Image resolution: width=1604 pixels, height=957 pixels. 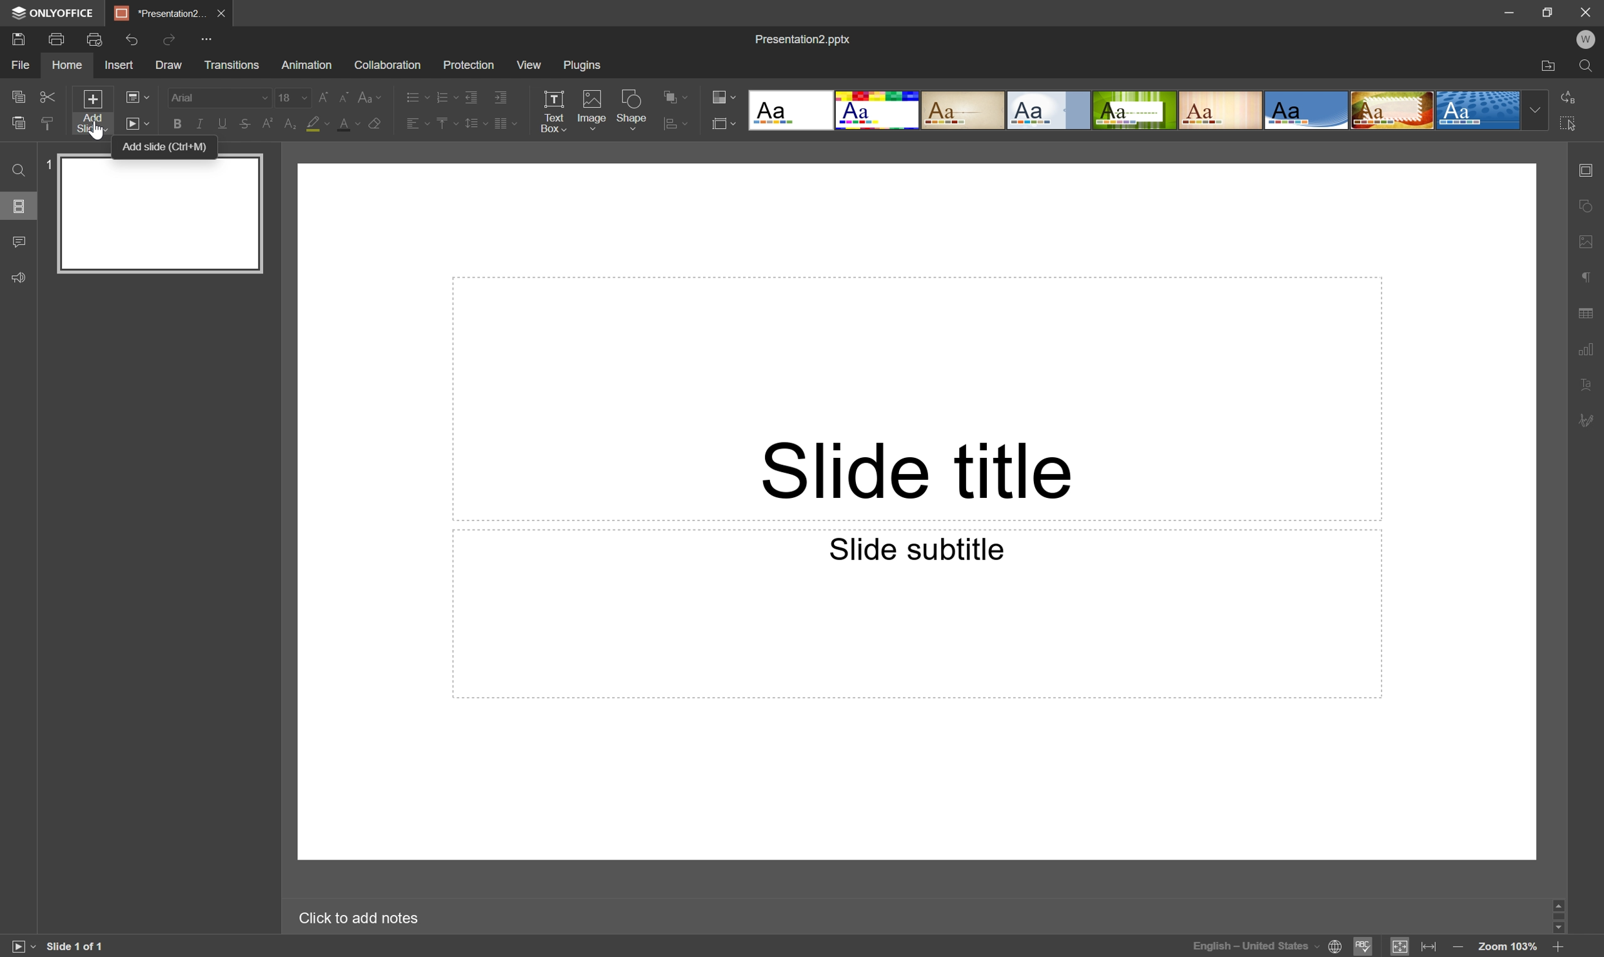 What do you see at coordinates (220, 11) in the screenshot?
I see `Close` at bounding box center [220, 11].